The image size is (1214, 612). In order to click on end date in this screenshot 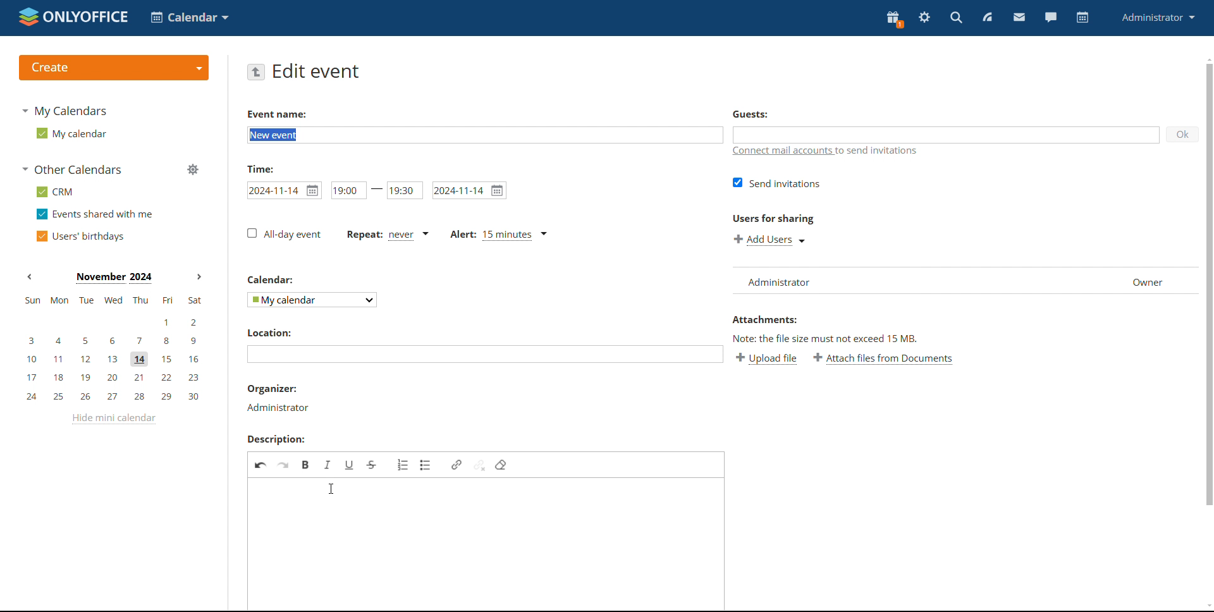, I will do `click(468, 191)`.